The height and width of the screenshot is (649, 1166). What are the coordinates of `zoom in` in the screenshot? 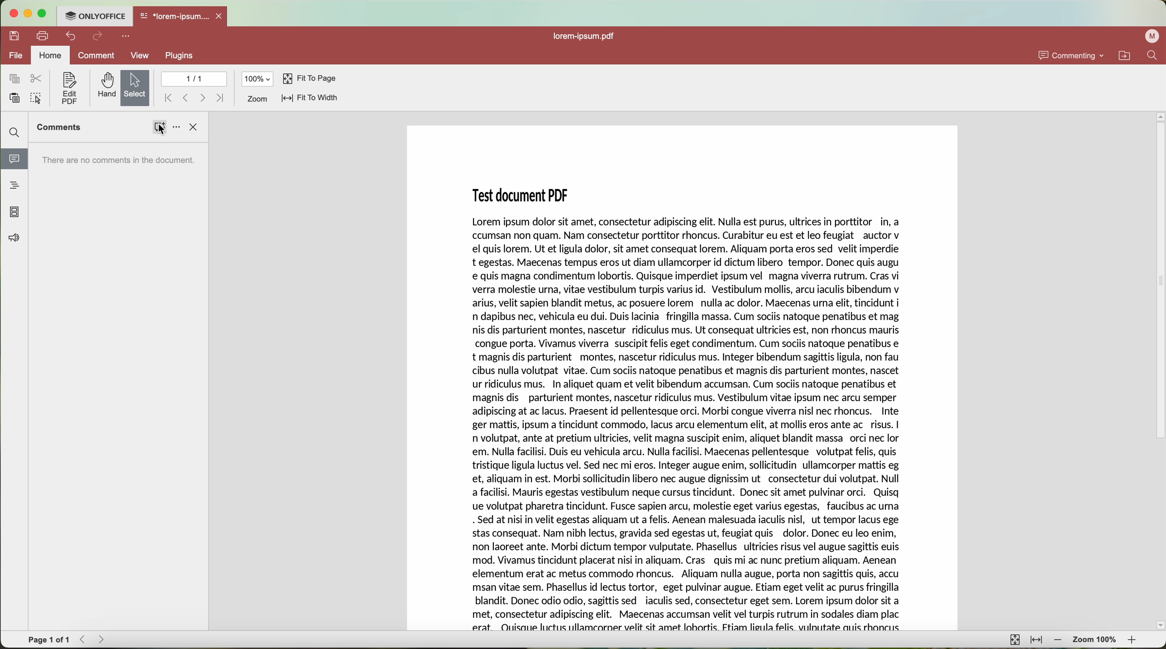 It's located at (1135, 641).